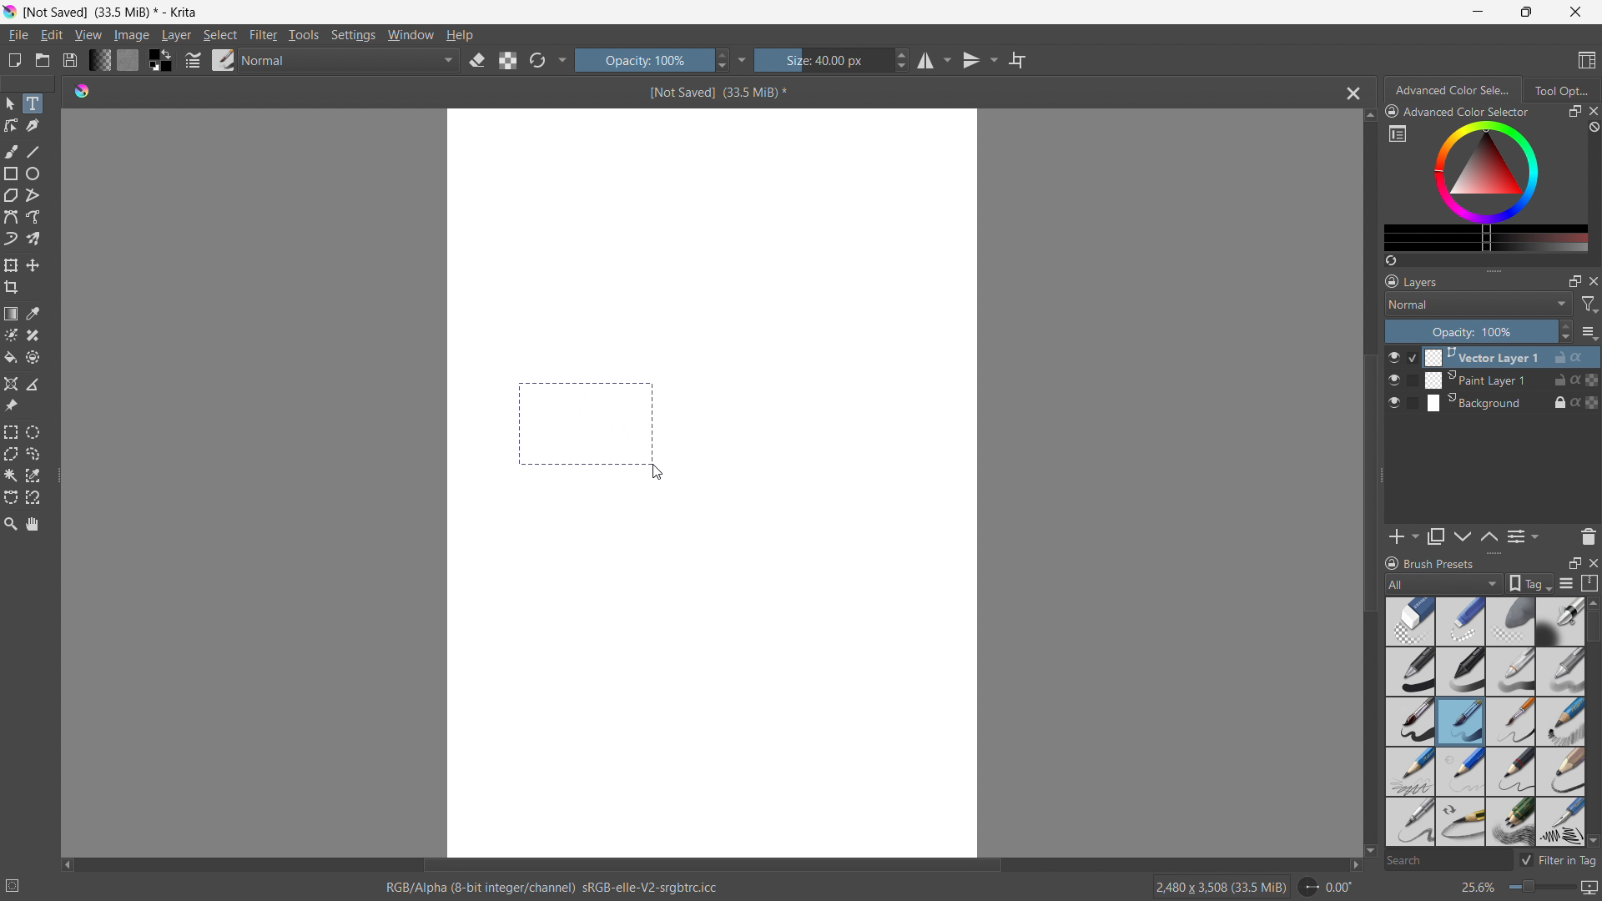 This screenshot has width=1602, height=901. Describe the element at coordinates (11, 314) in the screenshot. I see `draw a gradient` at that location.